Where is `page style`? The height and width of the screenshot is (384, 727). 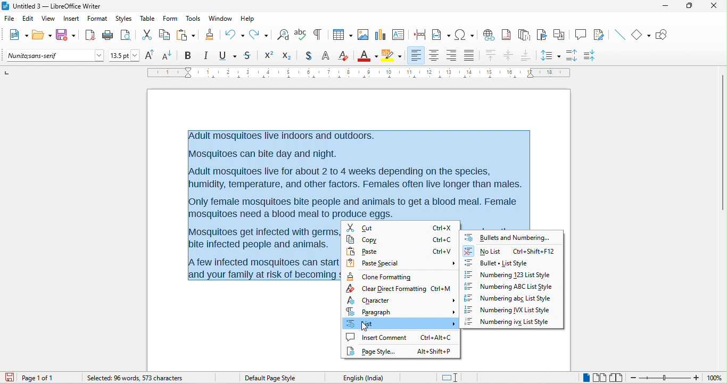 page style is located at coordinates (400, 351).